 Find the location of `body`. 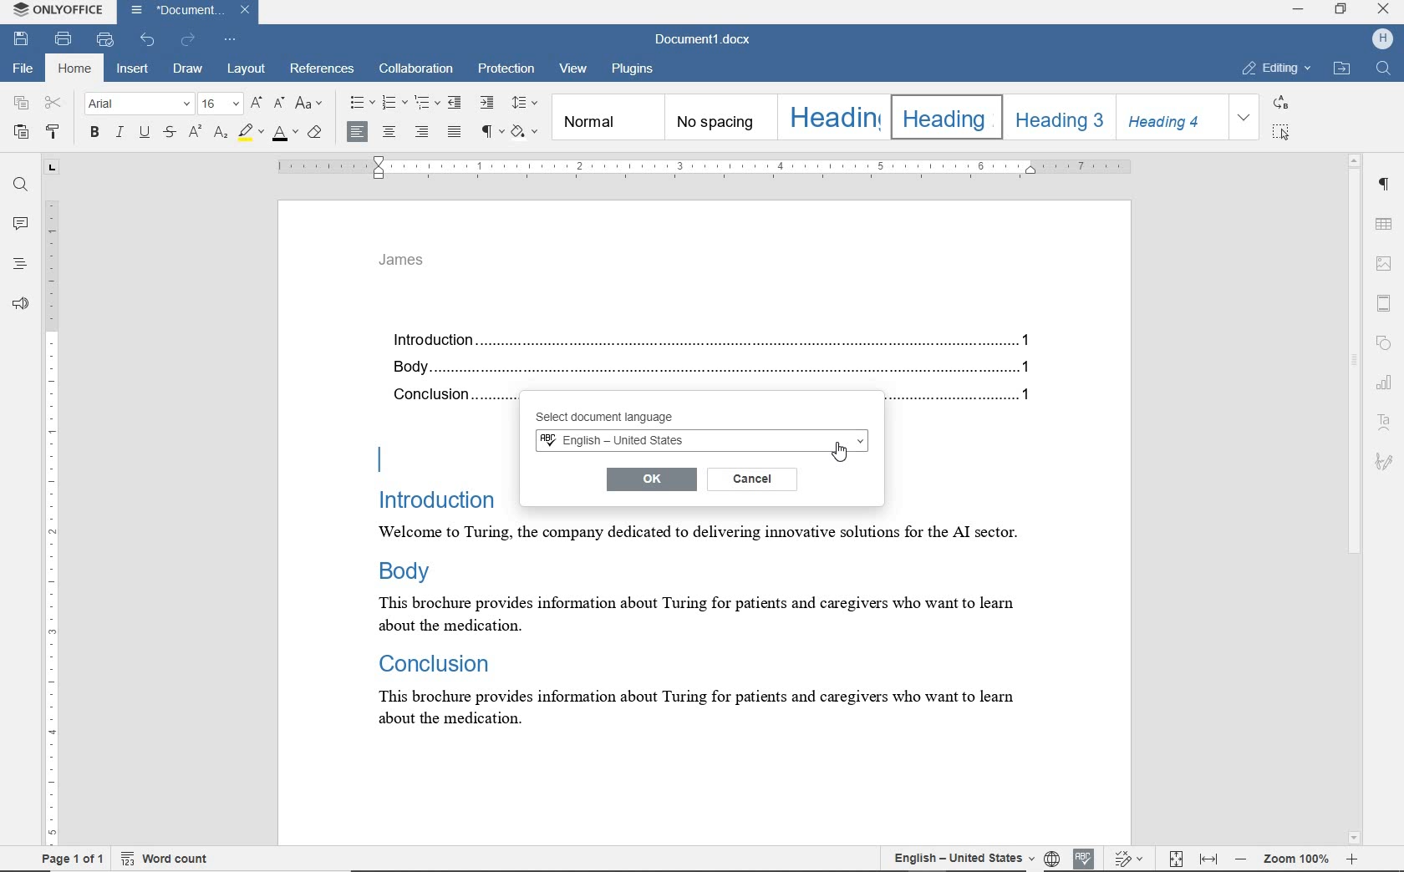

body is located at coordinates (402, 570).